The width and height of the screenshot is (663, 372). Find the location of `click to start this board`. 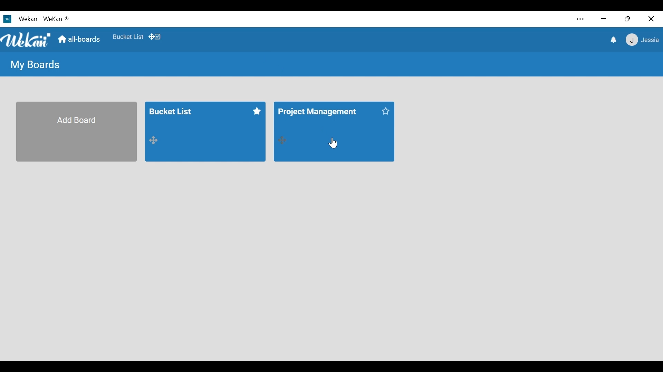

click to start this board is located at coordinates (388, 111).